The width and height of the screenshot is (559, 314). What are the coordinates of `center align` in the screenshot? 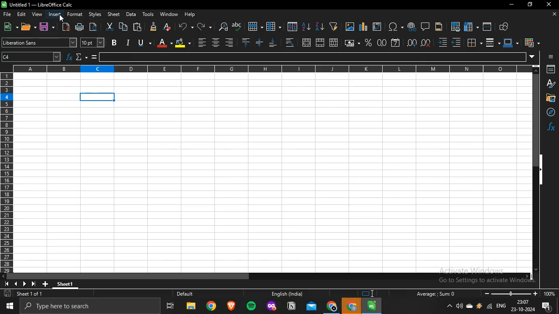 It's located at (215, 43).